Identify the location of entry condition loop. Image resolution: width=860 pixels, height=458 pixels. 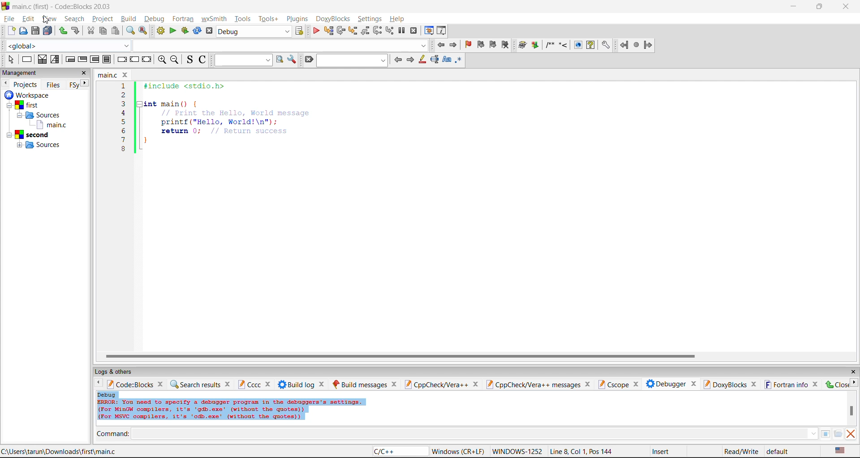
(69, 59).